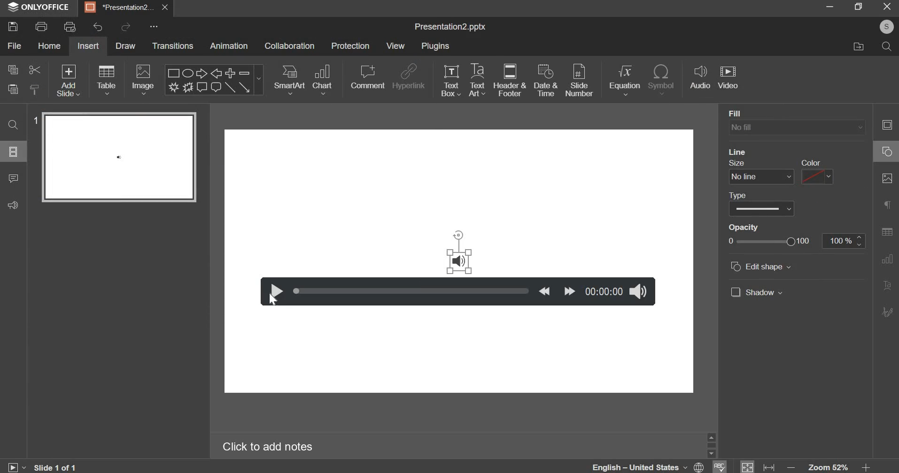 The image size is (899, 473). I want to click on shape settings, so click(887, 151).